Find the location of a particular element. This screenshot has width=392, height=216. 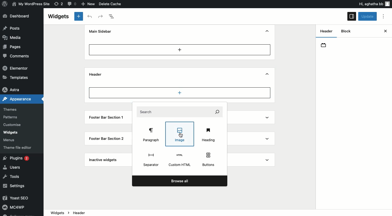

Inactive widgets is located at coordinates (108, 160).